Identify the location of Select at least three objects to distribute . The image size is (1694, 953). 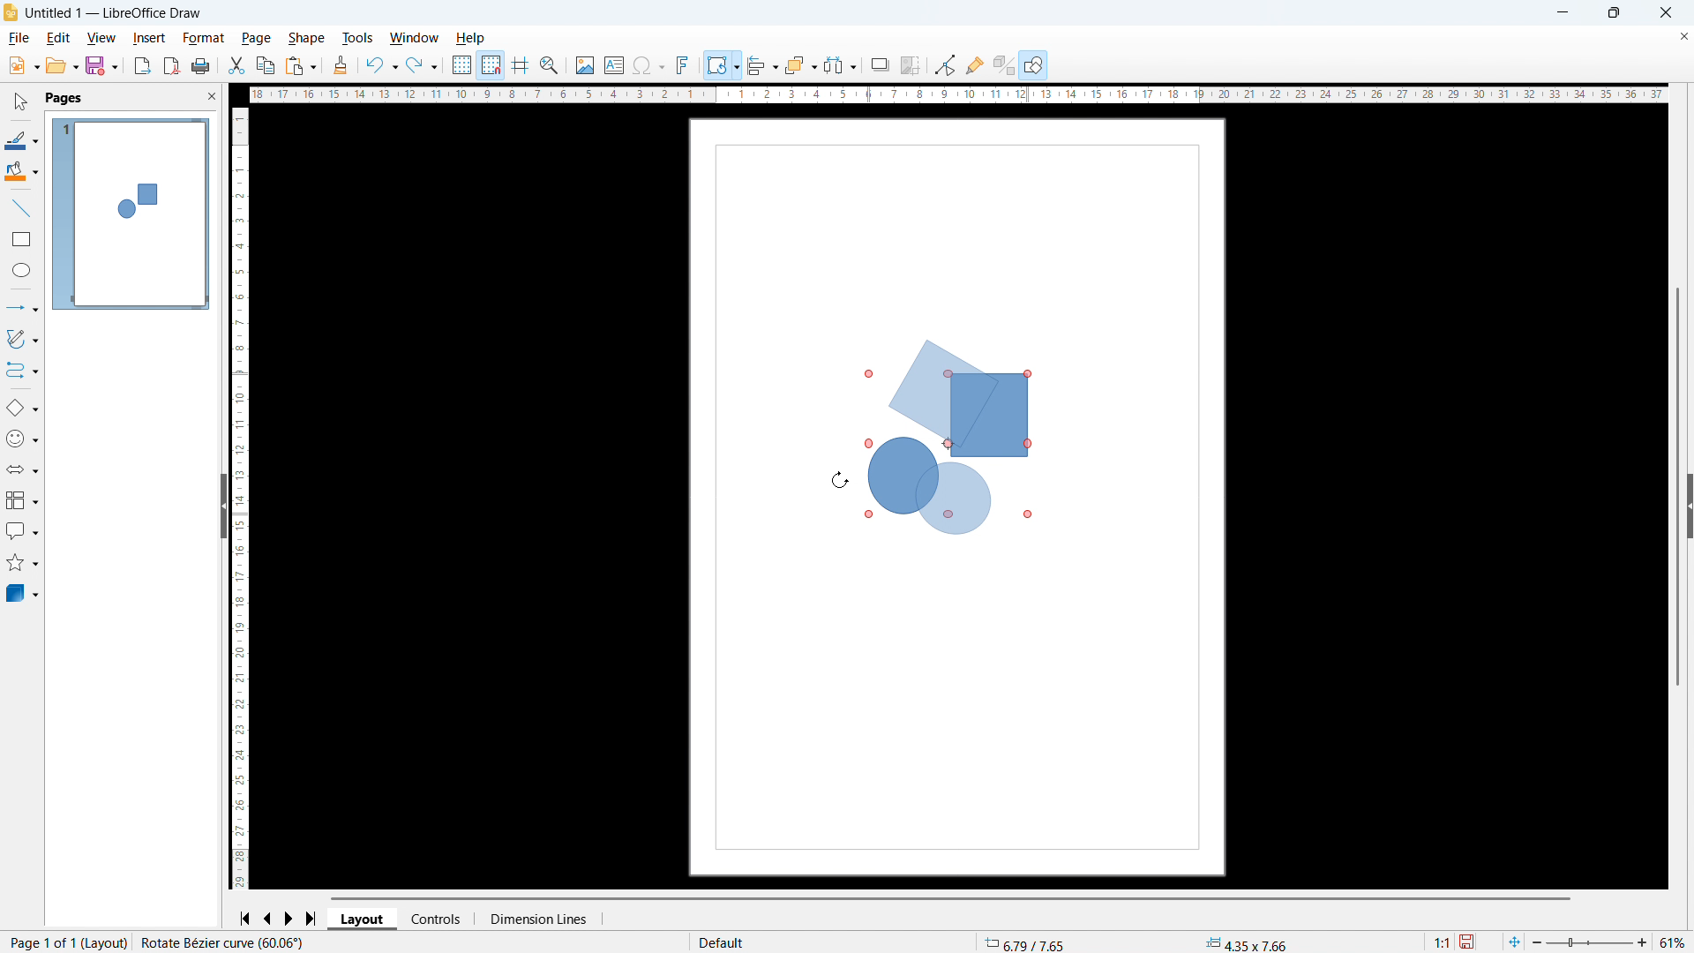
(840, 64).